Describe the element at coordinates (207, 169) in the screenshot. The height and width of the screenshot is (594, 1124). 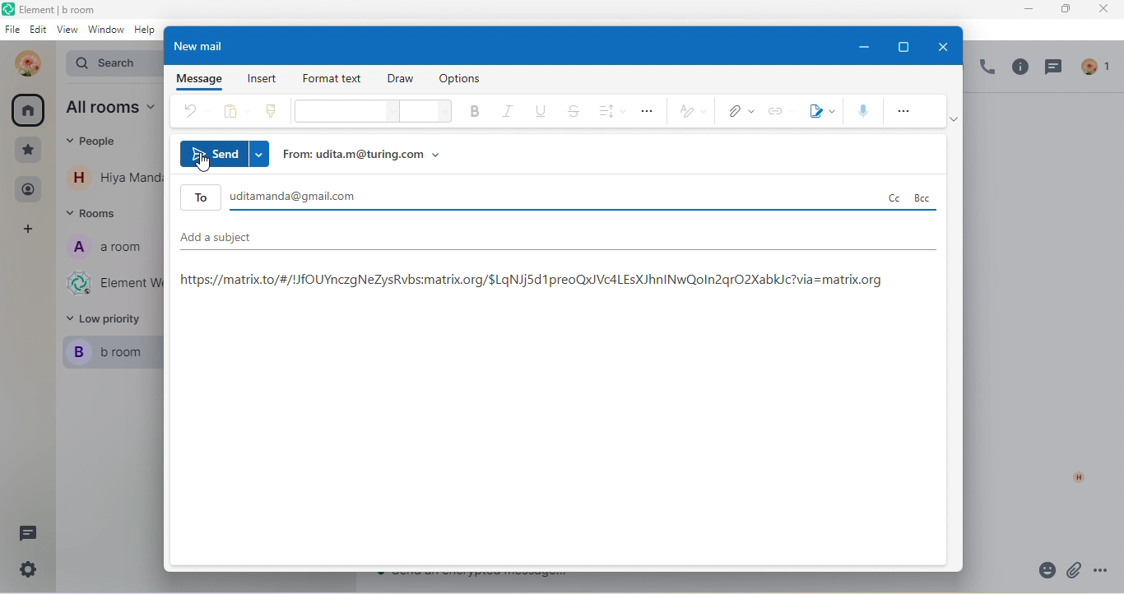
I see `insertion cursor` at that location.